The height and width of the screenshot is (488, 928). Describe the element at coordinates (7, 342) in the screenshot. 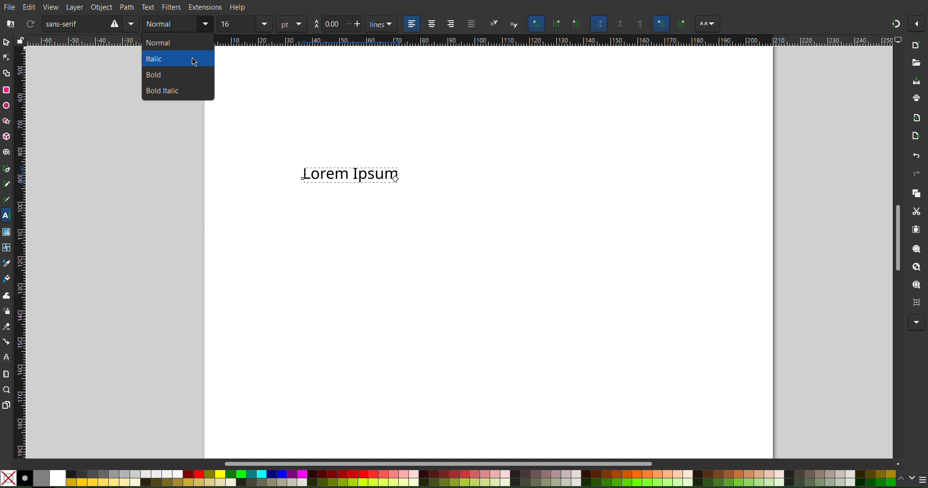

I see `Connection` at that location.